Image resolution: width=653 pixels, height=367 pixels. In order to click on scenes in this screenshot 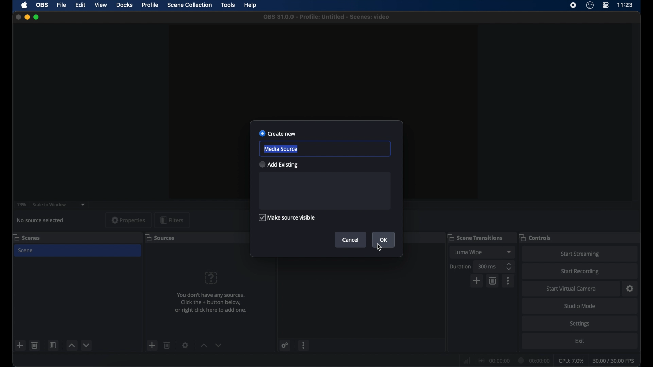, I will do `click(27, 237)`.